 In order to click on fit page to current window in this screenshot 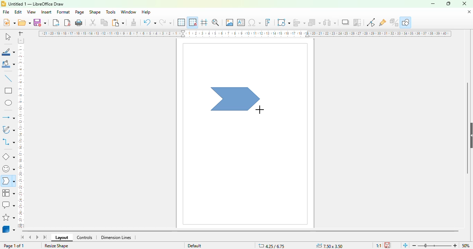, I will do `click(405, 246)`.